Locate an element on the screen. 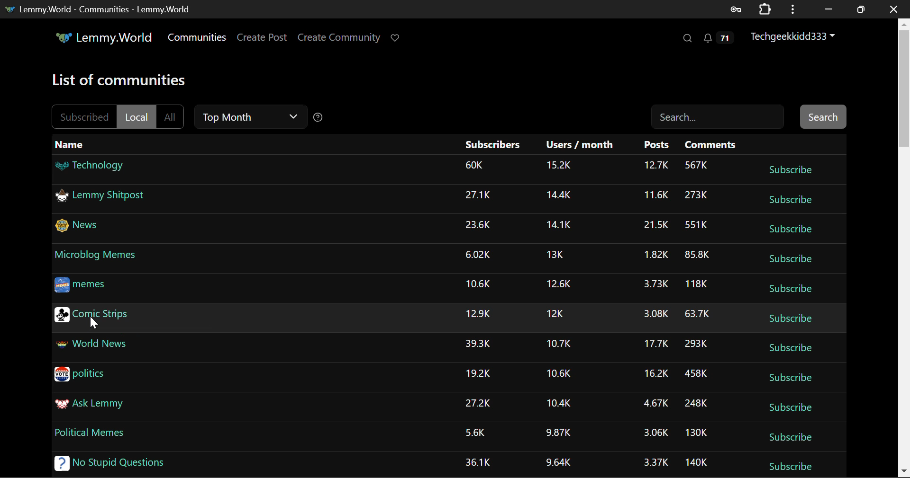 Image resolution: width=910 pixels, height=478 pixels. All is located at coordinates (173, 116).